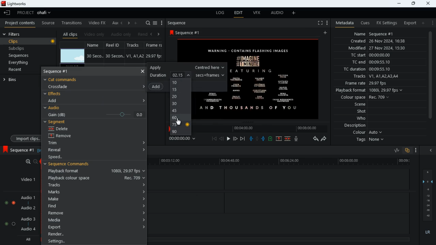 The image size is (436, 245). I want to click on speed, so click(63, 157).